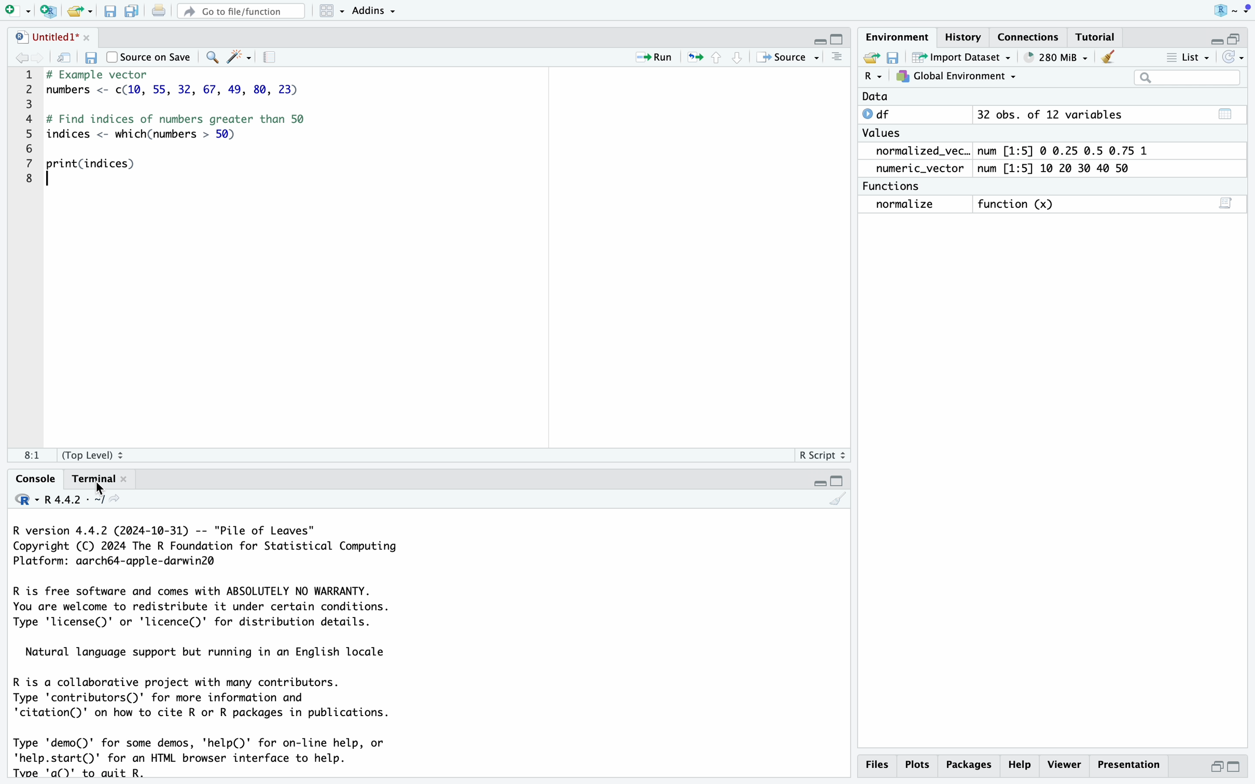  What do you see at coordinates (716, 57) in the screenshot?
I see `go to previous section` at bounding box center [716, 57].